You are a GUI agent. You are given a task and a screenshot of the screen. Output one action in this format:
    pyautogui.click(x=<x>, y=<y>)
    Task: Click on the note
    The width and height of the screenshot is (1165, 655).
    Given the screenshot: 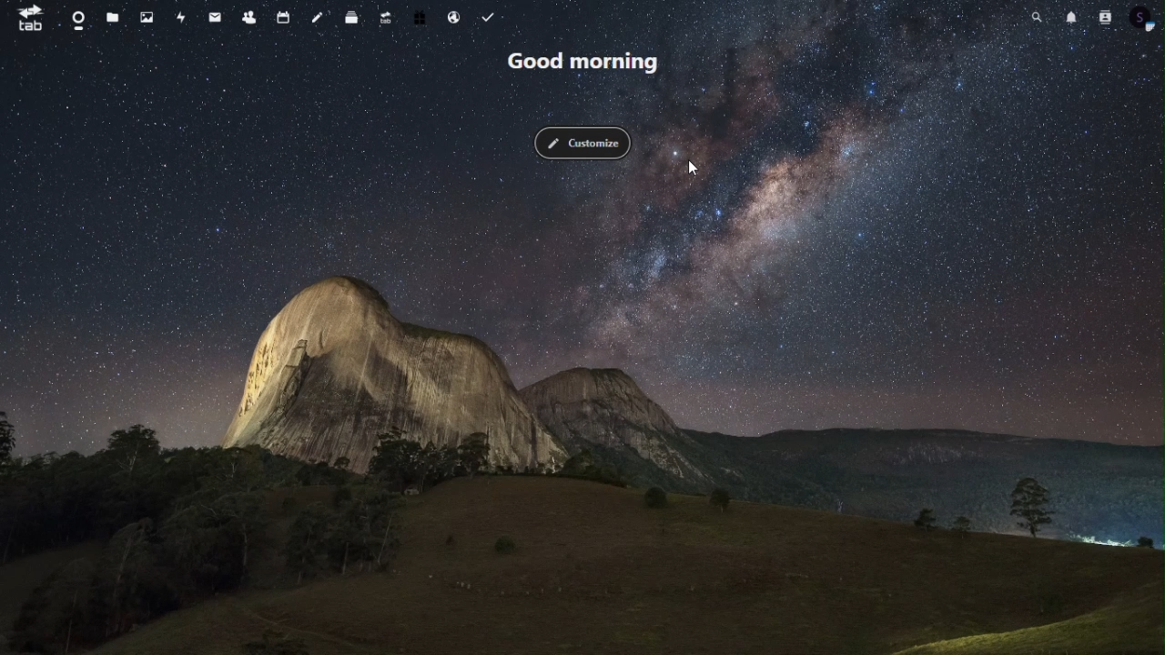 What is the action you would take?
    pyautogui.click(x=318, y=18)
    